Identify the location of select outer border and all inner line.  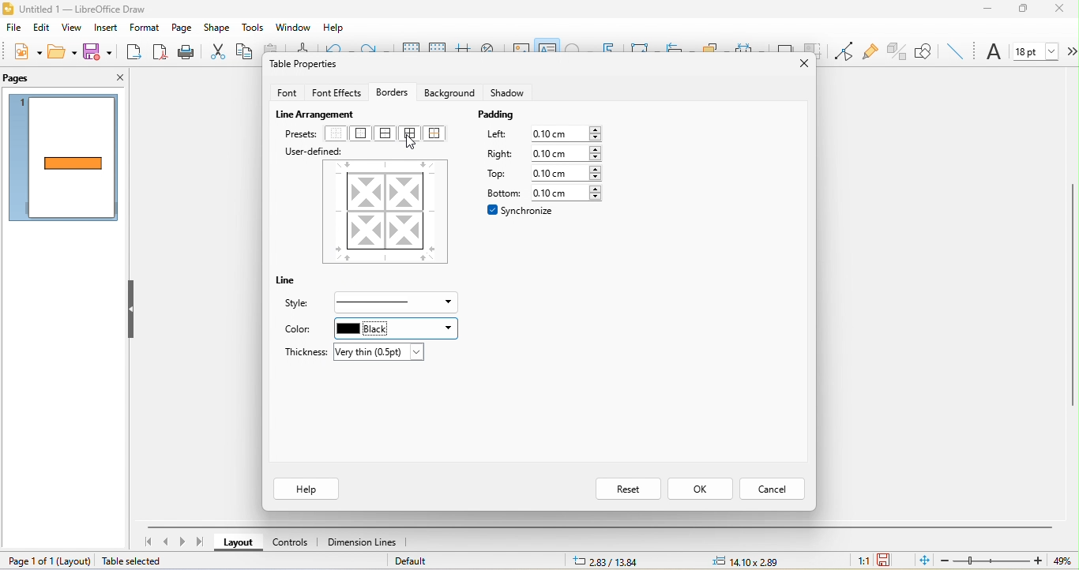
(409, 137).